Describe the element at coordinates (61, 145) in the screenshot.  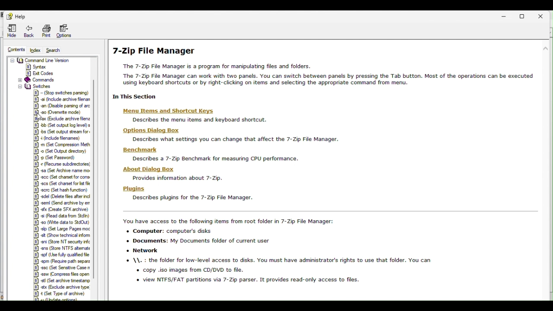
I see `|&] m (Set Compression Meth` at that location.